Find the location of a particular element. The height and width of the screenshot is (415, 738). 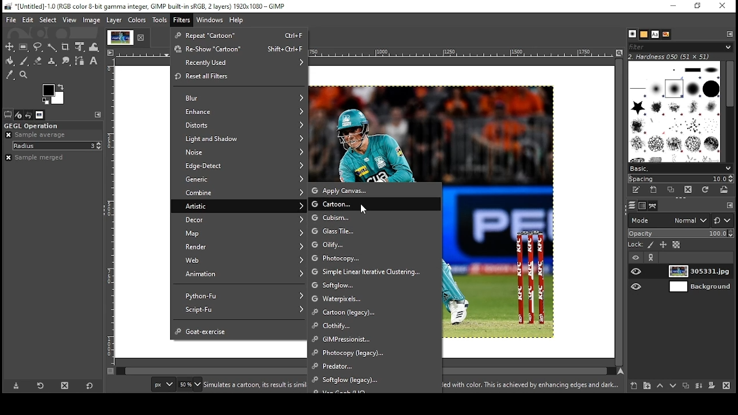

scroll bar is located at coordinates (618, 212).